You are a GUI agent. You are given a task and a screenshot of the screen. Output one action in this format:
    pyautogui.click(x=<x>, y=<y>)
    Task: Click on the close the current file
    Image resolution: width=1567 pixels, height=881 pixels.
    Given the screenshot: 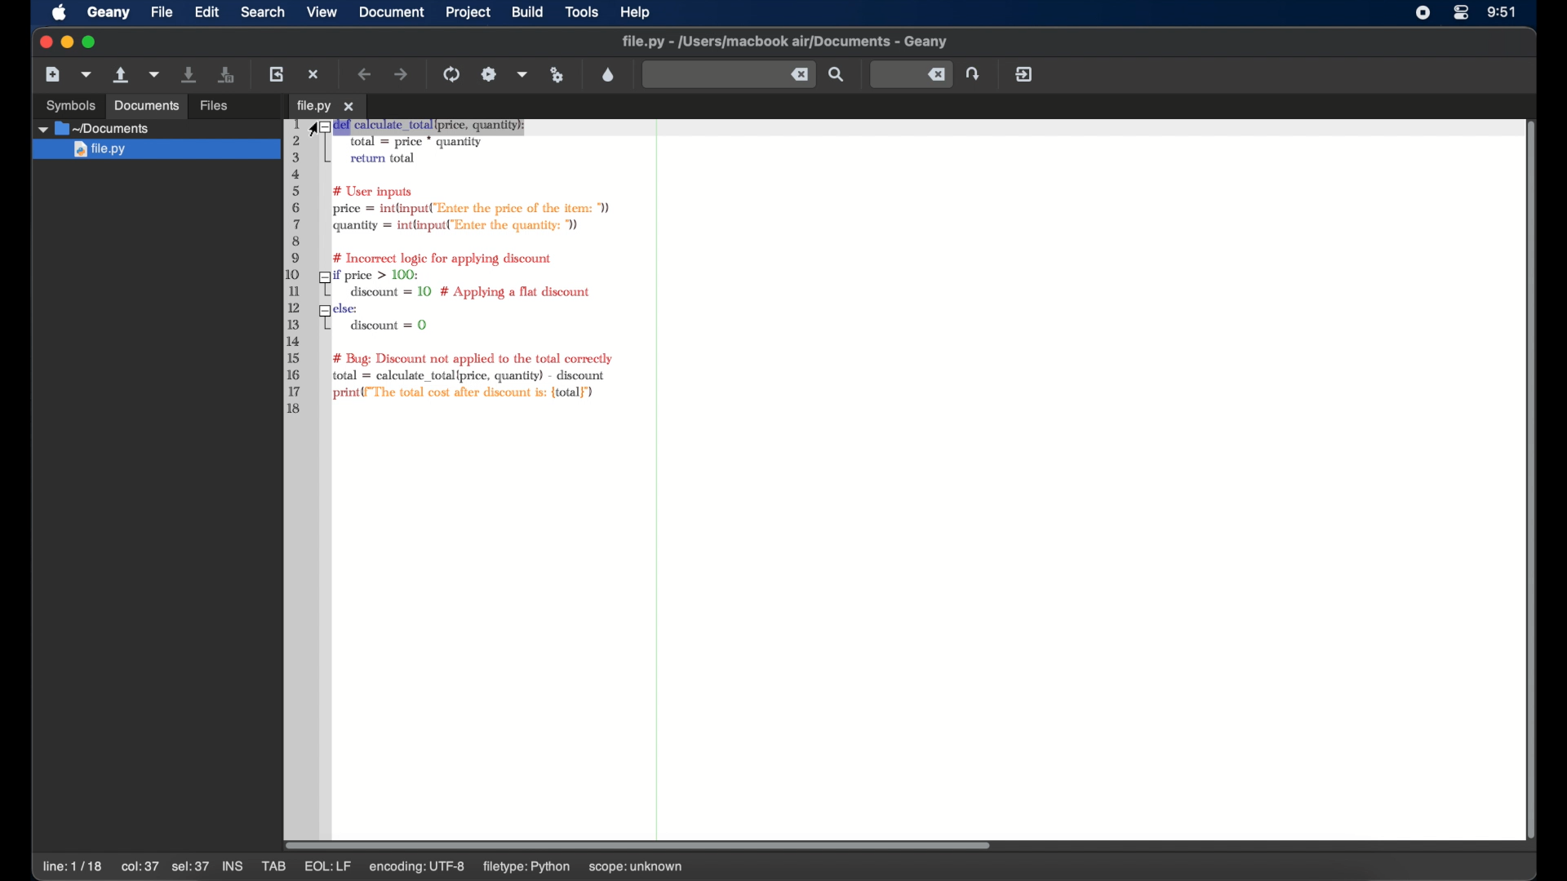 What is the action you would take?
    pyautogui.click(x=314, y=73)
    